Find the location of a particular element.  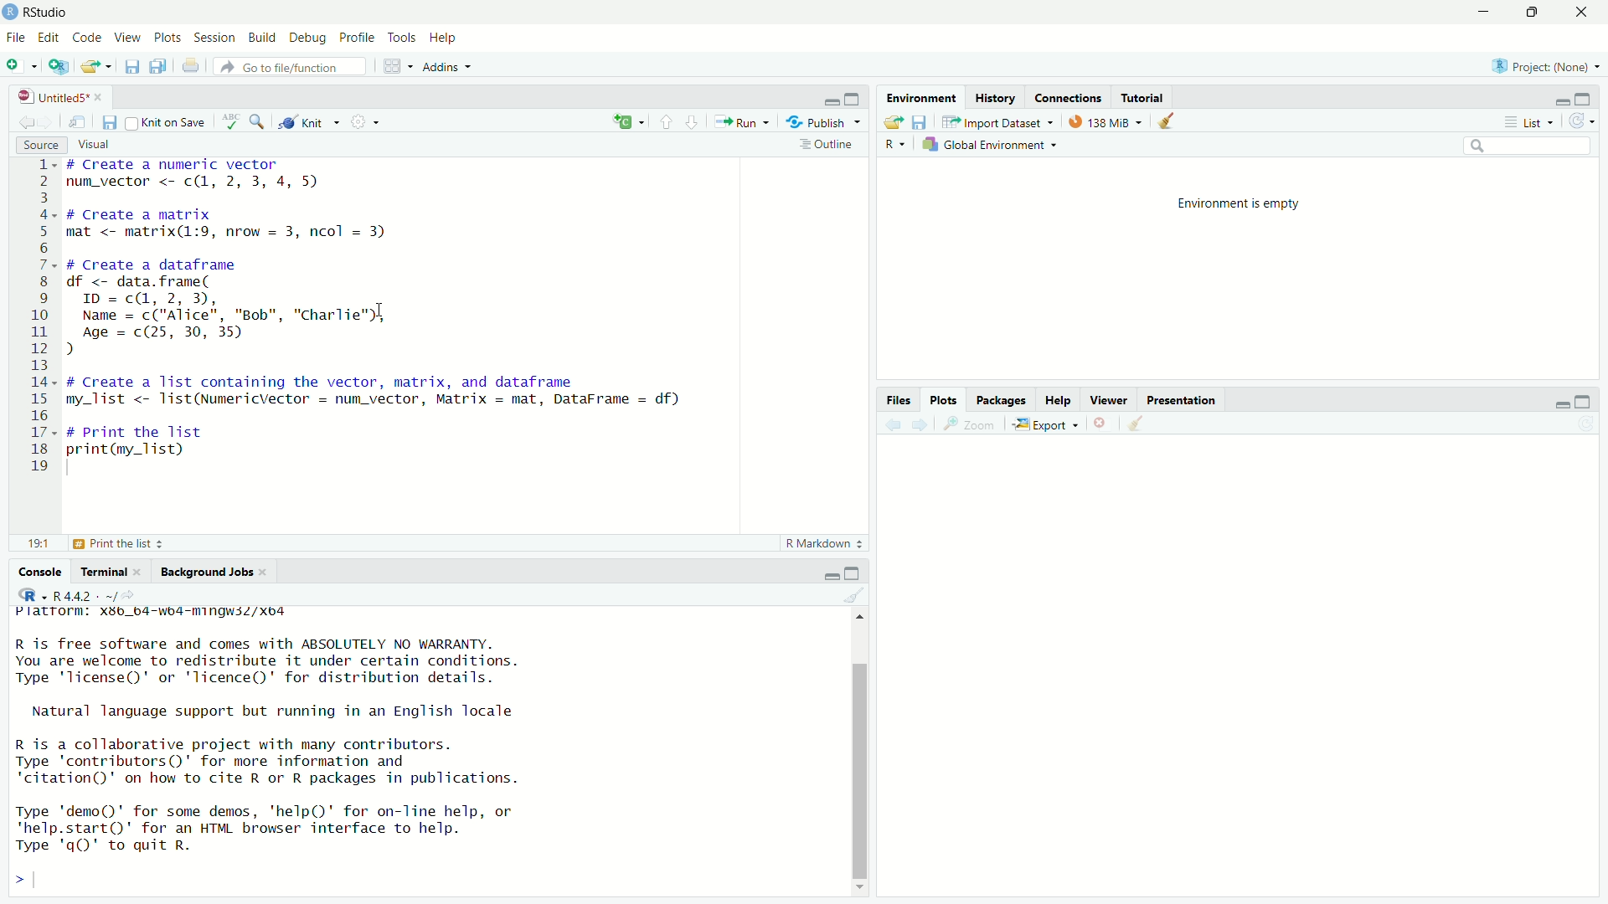

19:1 is located at coordinates (40, 544).